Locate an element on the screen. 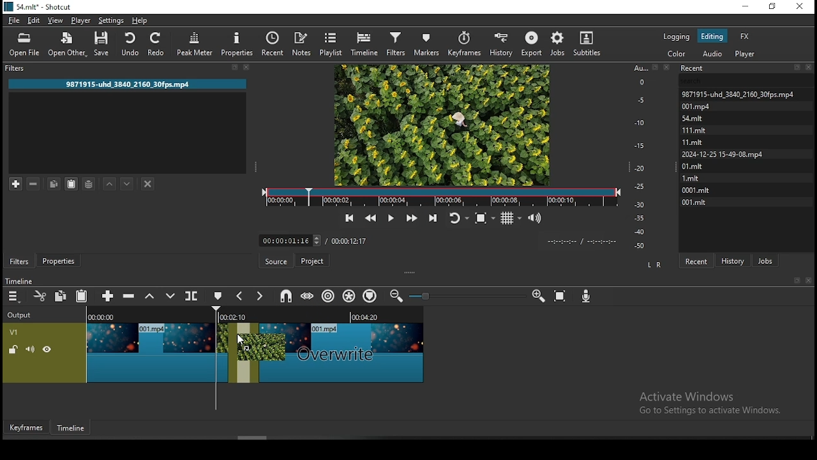 This screenshot has height=460, width=817. zoom timeline out is located at coordinates (537, 296).